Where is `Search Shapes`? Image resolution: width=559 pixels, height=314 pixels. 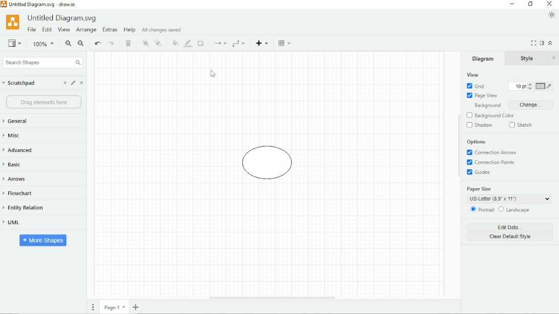
Search Shapes is located at coordinates (42, 62).